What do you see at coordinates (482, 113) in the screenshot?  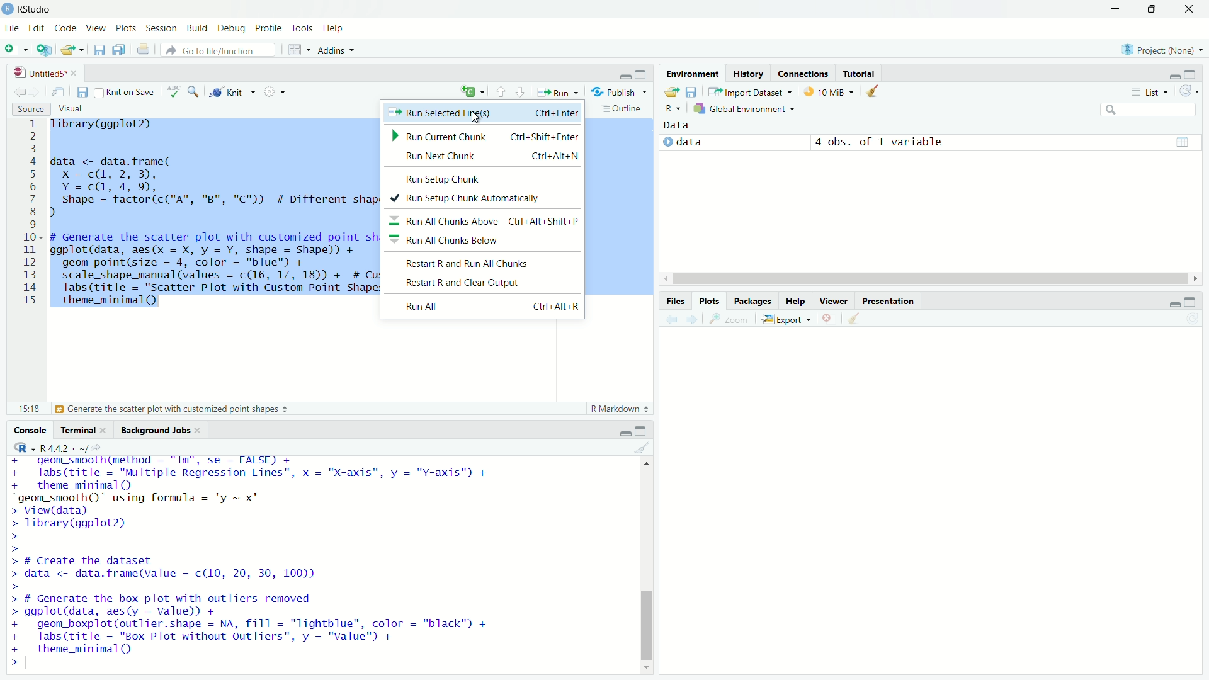 I see `Run Selected Line(s) Ctrl+Enter` at bounding box center [482, 113].